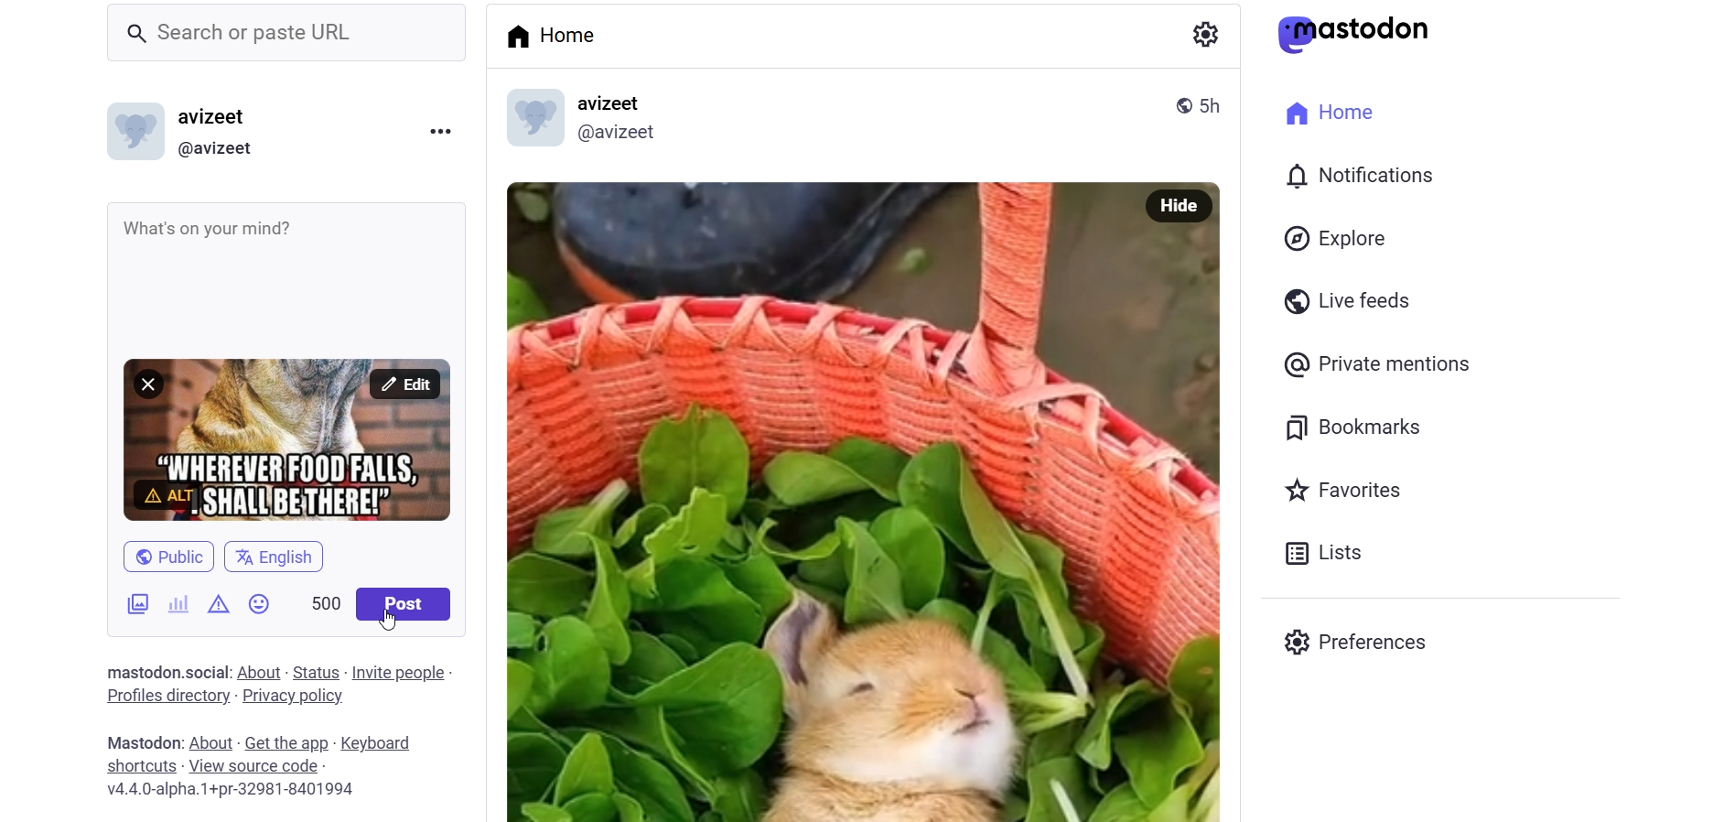 Image resolution: width=1724 pixels, height=822 pixels. Describe the element at coordinates (139, 671) in the screenshot. I see `text` at that location.